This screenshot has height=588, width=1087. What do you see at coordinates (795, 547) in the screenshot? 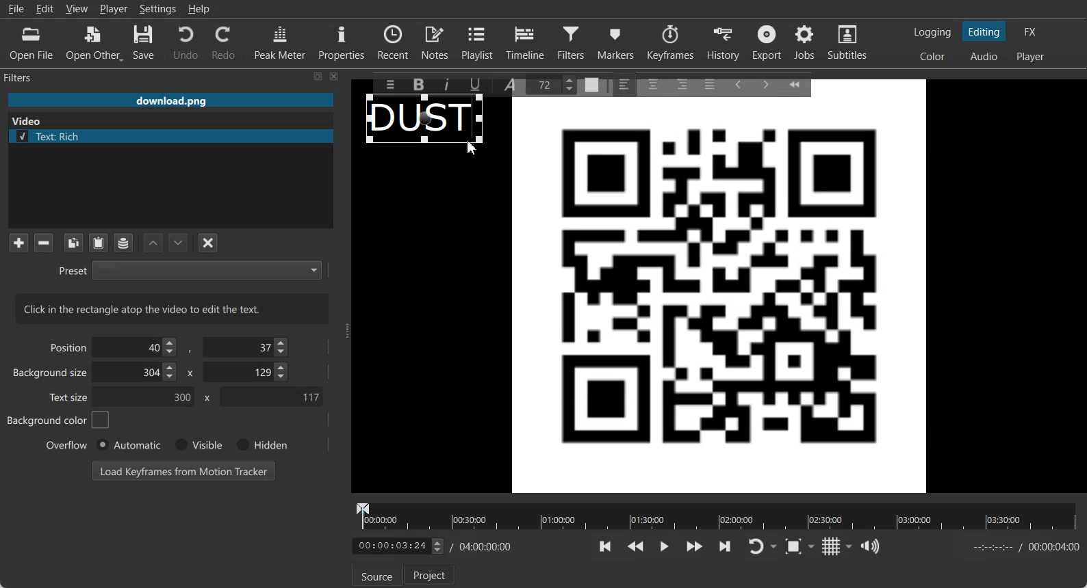
I see `Toggle Zoom` at bounding box center [795, 547].